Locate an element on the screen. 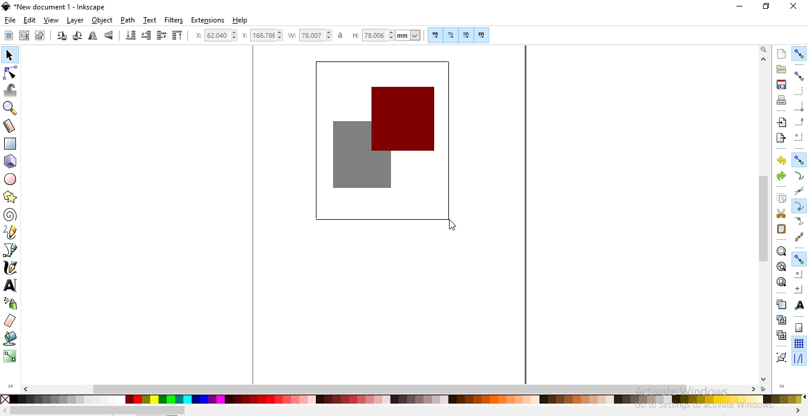 The width and height of the screenshot is (808, 416). image is located at coordinates (385, 143).